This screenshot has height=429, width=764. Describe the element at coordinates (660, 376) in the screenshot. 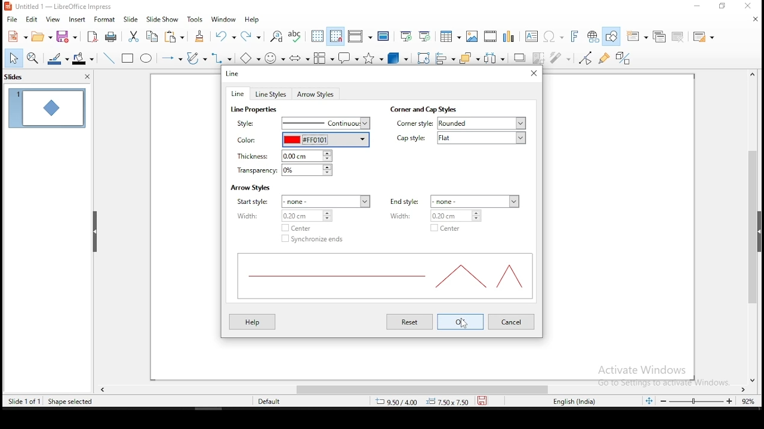

I see `activate windows` at that location.